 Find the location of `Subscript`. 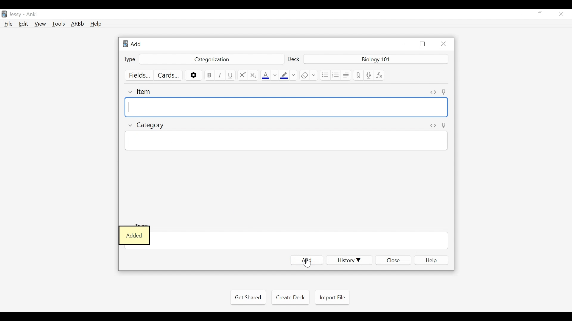

Subscript is located at coordinates (253, 75).